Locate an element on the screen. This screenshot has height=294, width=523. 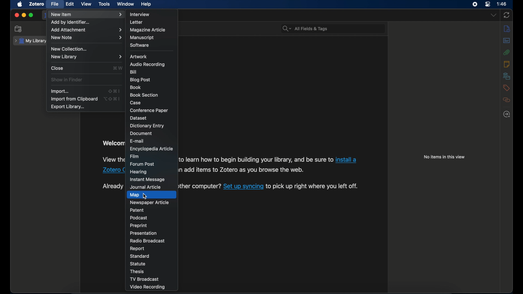
libraries is located at coordinates (507, 76).